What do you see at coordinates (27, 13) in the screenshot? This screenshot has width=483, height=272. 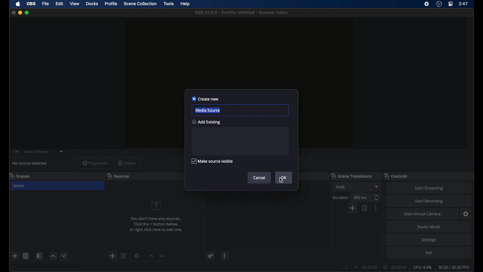 I see `maximize` at bounding box center [27, 13].